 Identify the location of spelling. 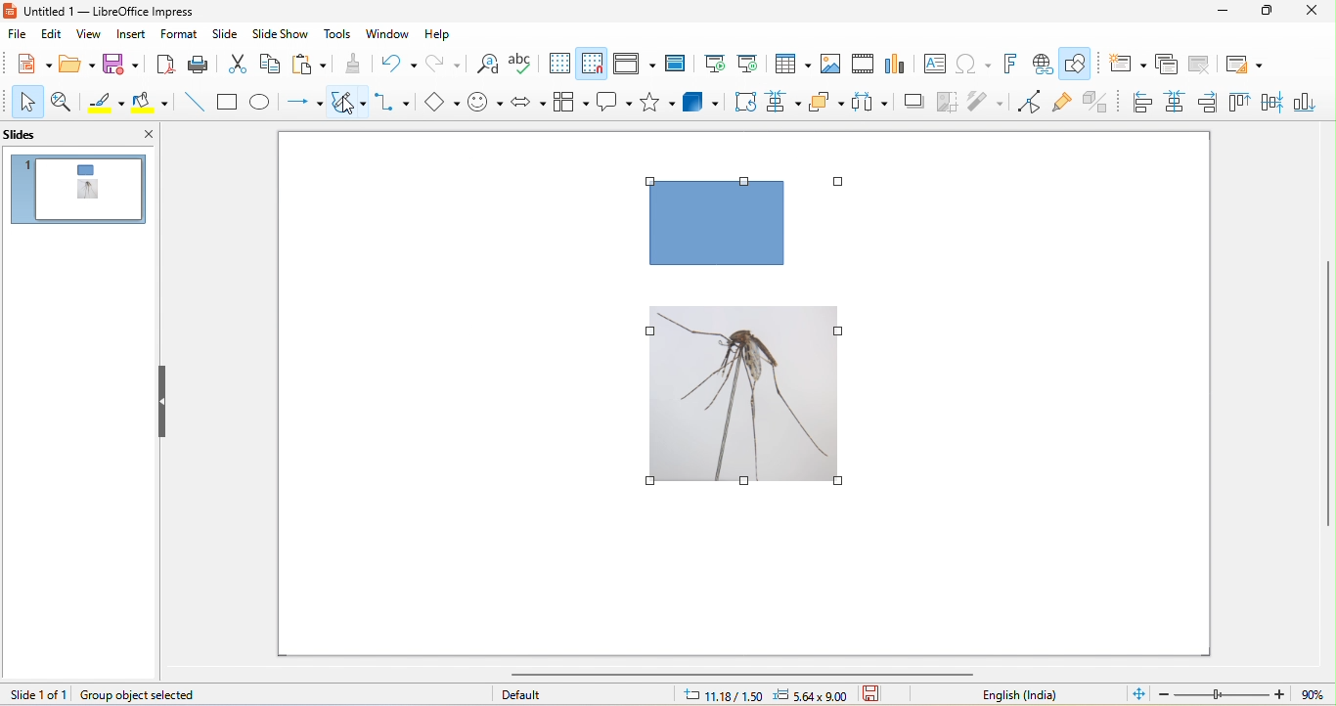
(525, 65).